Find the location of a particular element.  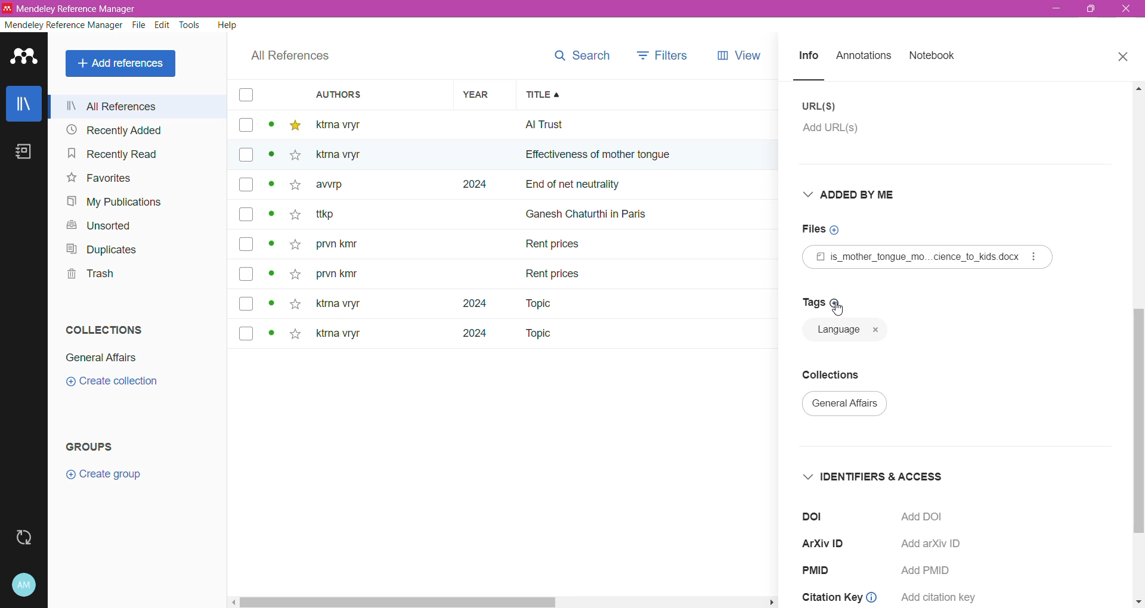

filters  is located at coordinates (663, 54).